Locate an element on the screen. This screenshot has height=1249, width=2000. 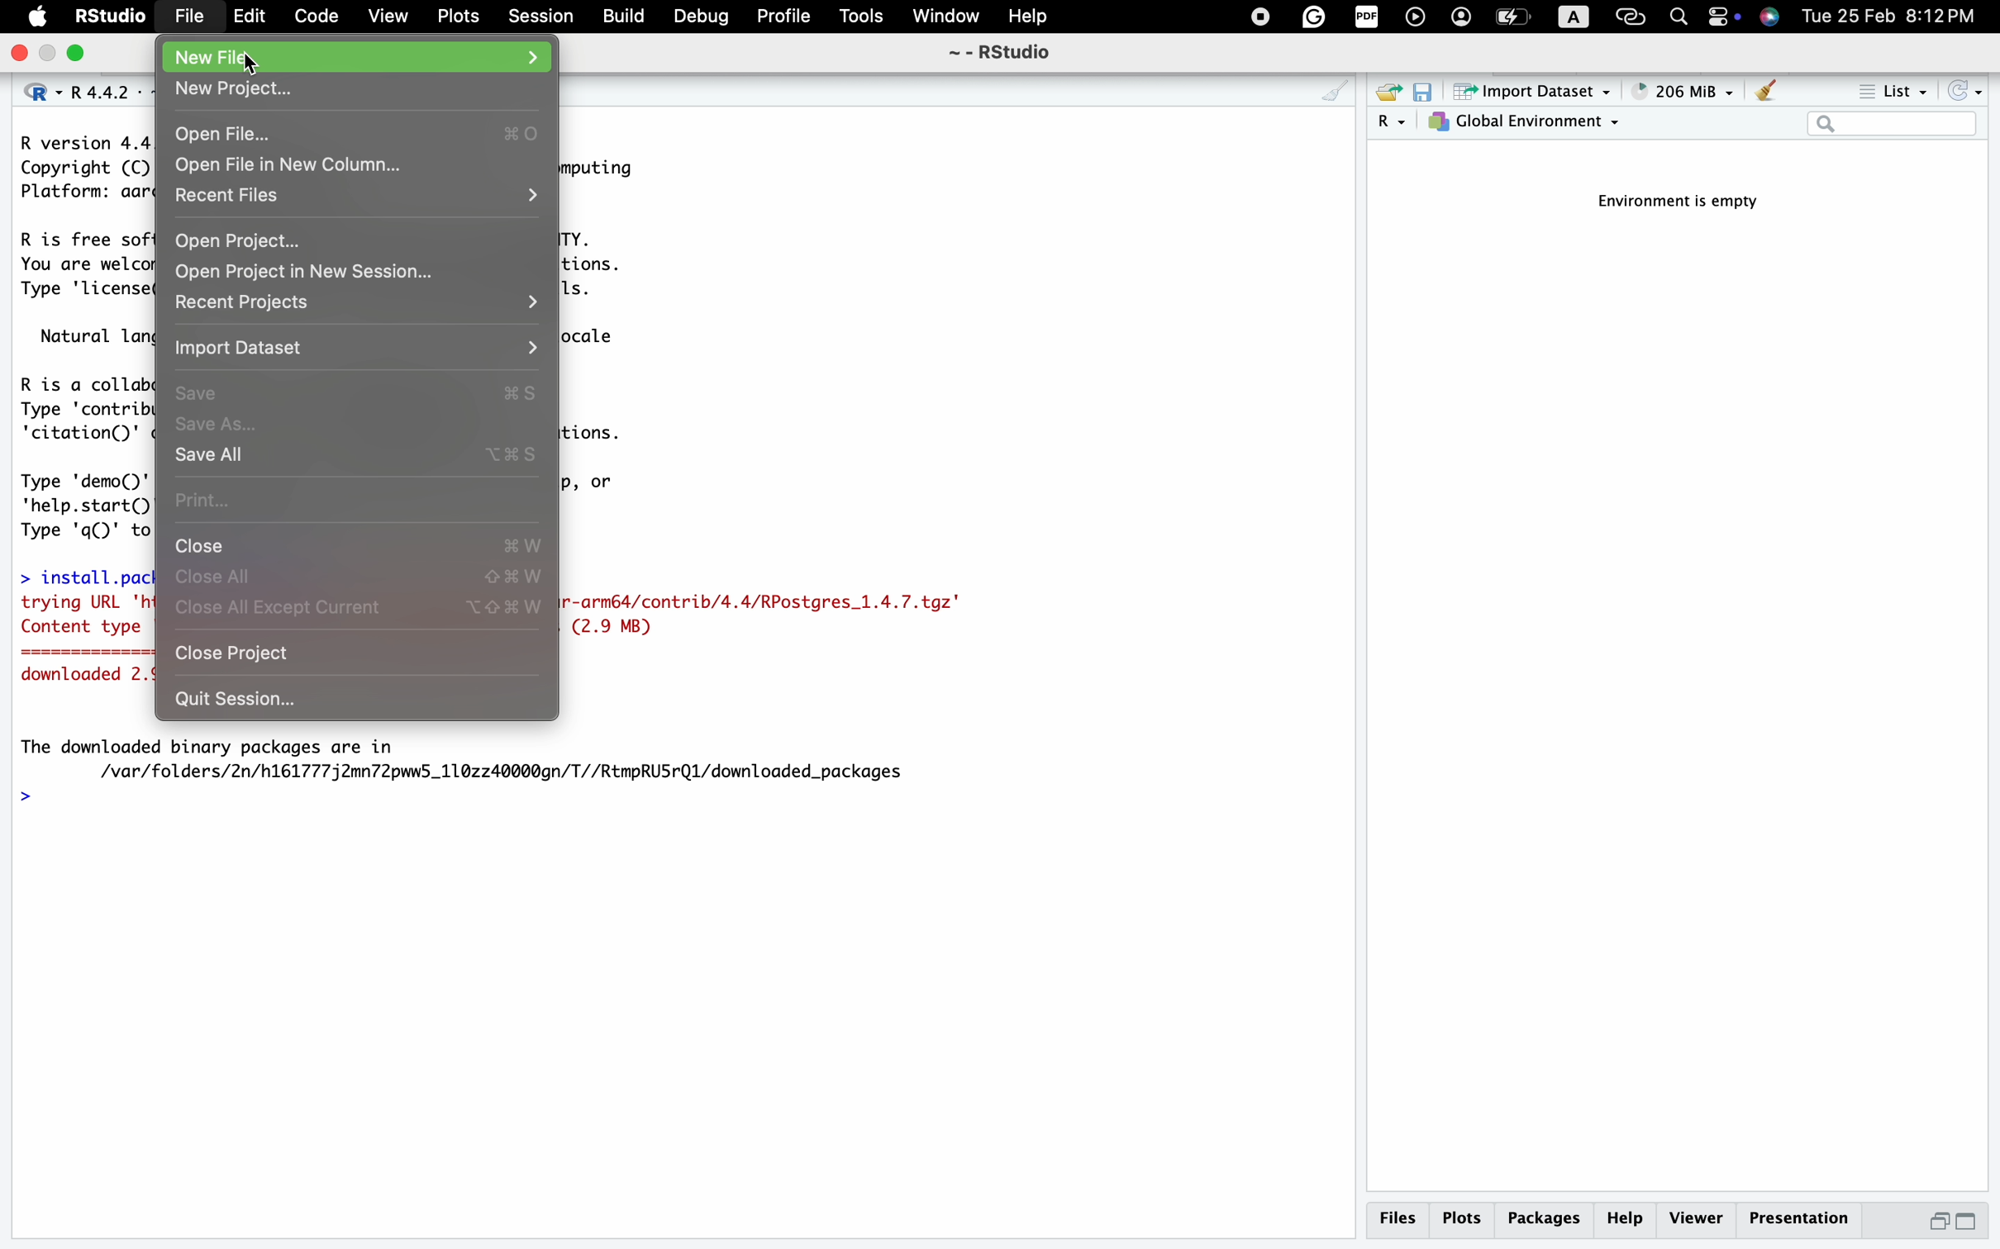
session is located at coordinates (541, 14).